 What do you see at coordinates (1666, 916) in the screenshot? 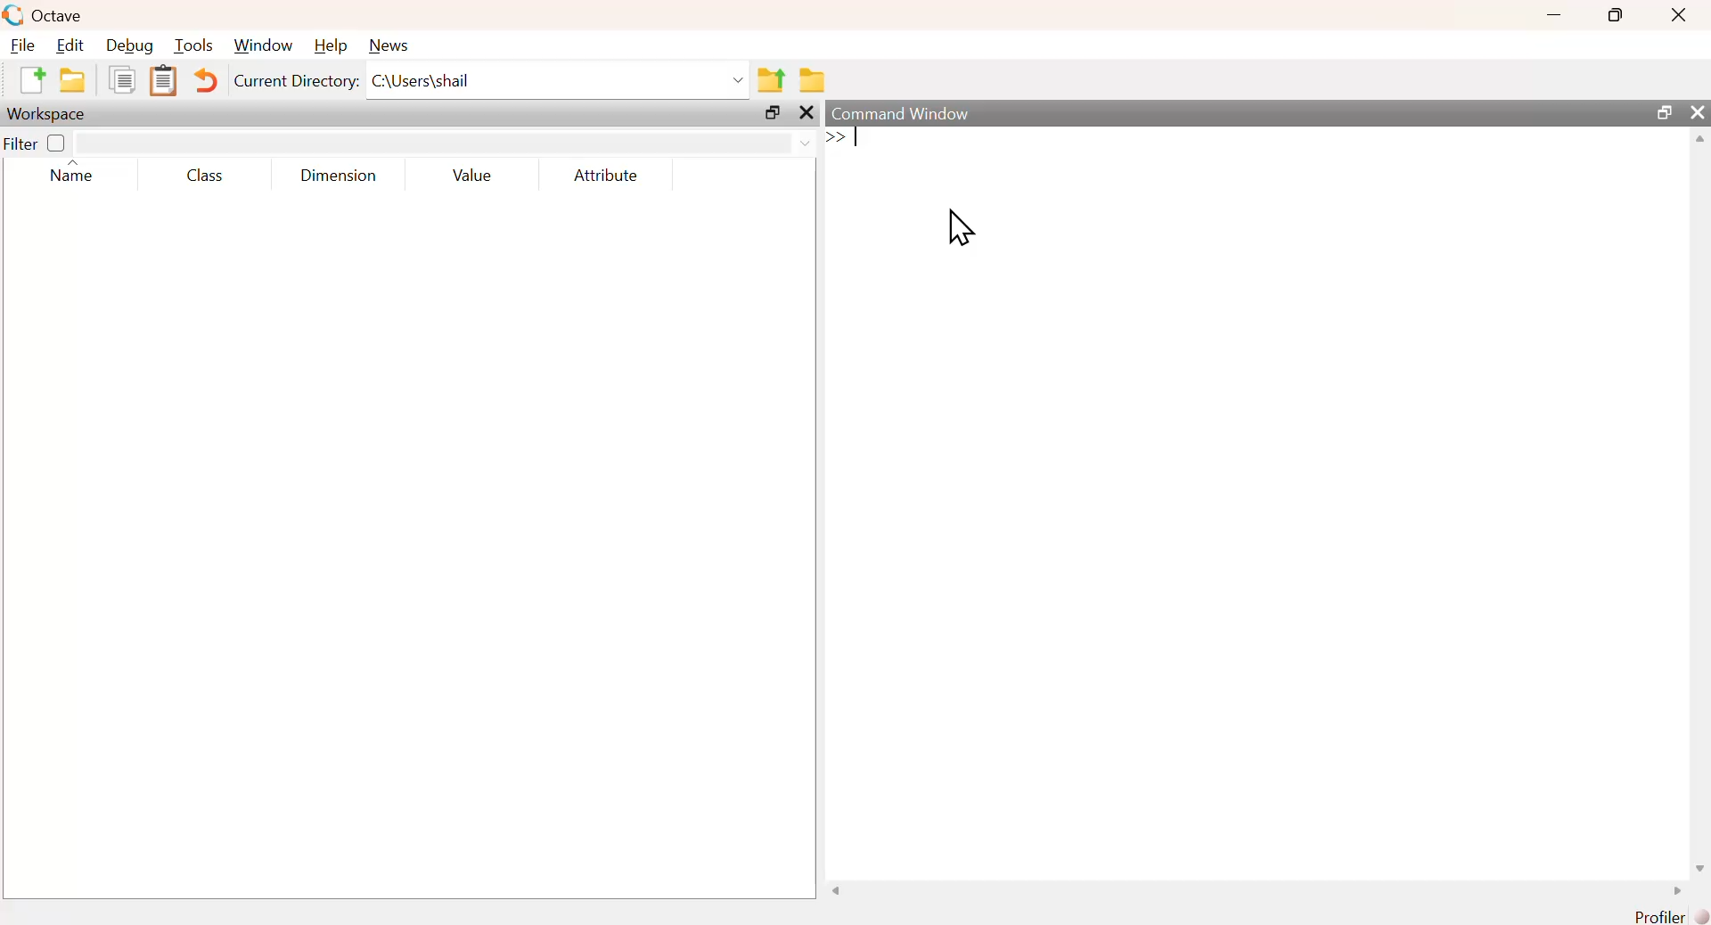
I see `profiler` at bounding box center [1666, 916].